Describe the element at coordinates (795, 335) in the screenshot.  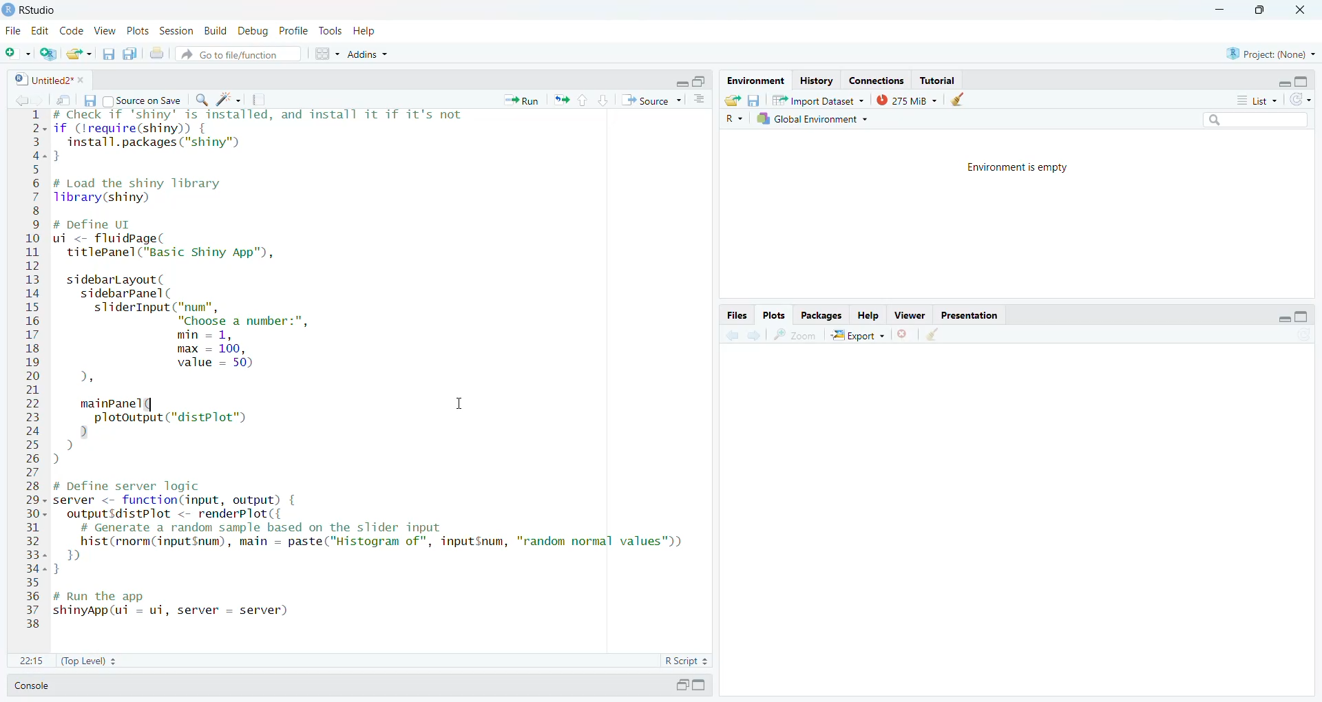
I see `Zoom` at that location.